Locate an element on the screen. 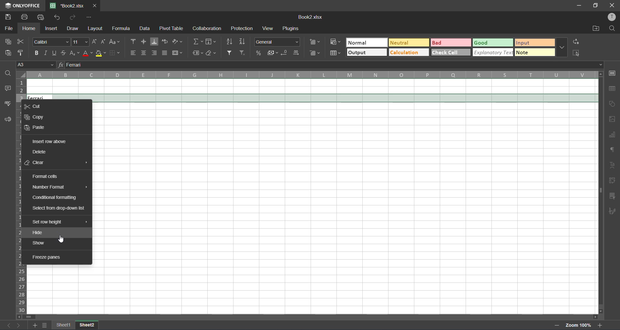  copy is located at coordinates (6, 42).